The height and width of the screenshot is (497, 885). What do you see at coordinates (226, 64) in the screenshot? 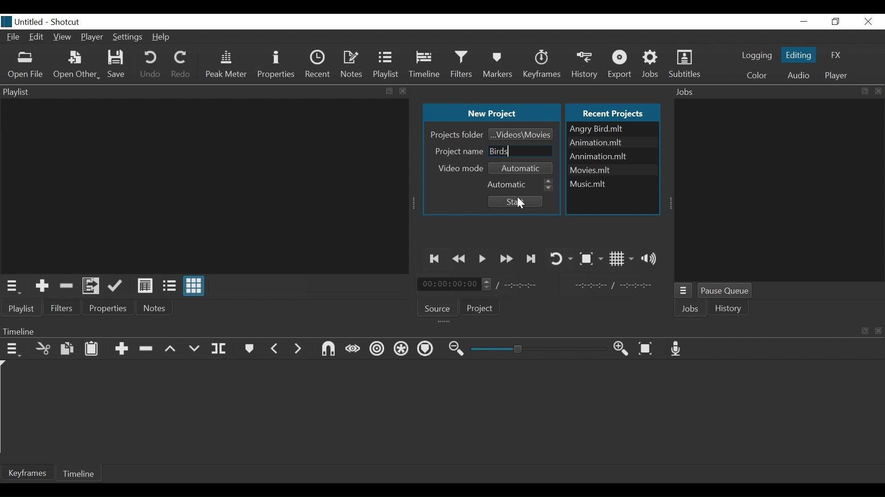
I see `Peak Meter` at bounding box center [226, 64].